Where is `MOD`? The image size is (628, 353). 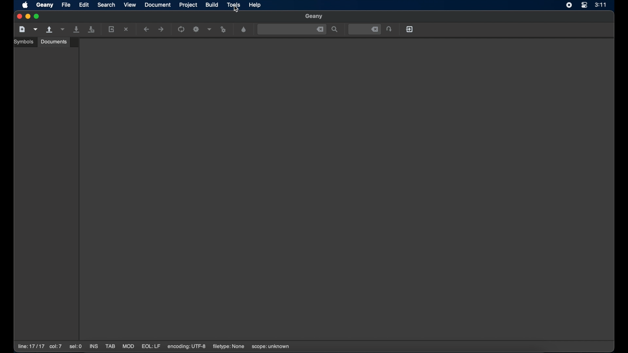
MOD is located at coordinates (128, 346).